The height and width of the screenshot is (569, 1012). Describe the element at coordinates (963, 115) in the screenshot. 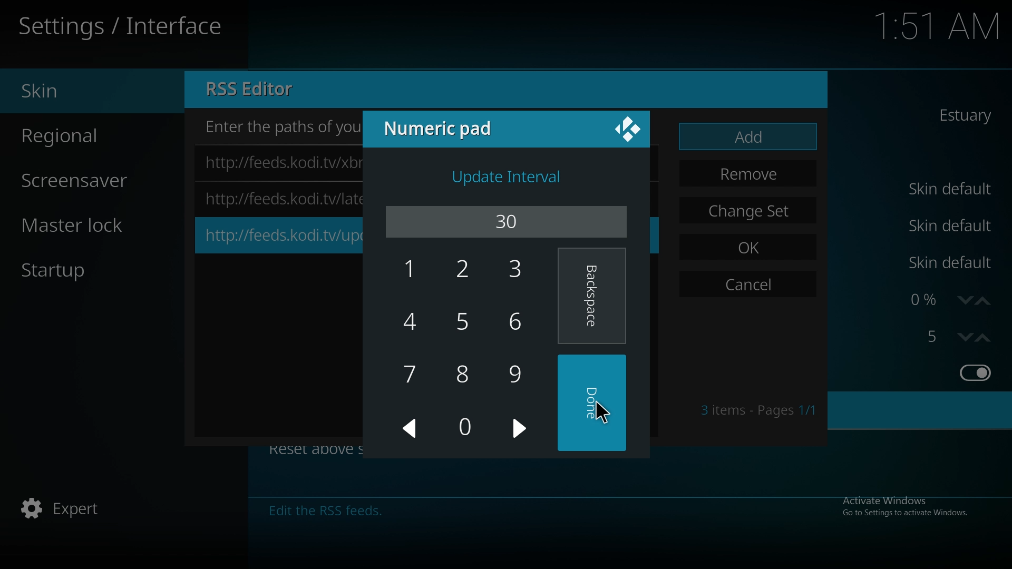

I see `skin` at that location.